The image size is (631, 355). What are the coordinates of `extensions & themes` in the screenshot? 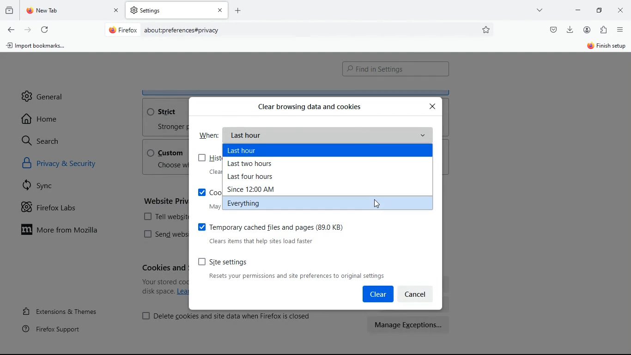 It's located at (68, 310).